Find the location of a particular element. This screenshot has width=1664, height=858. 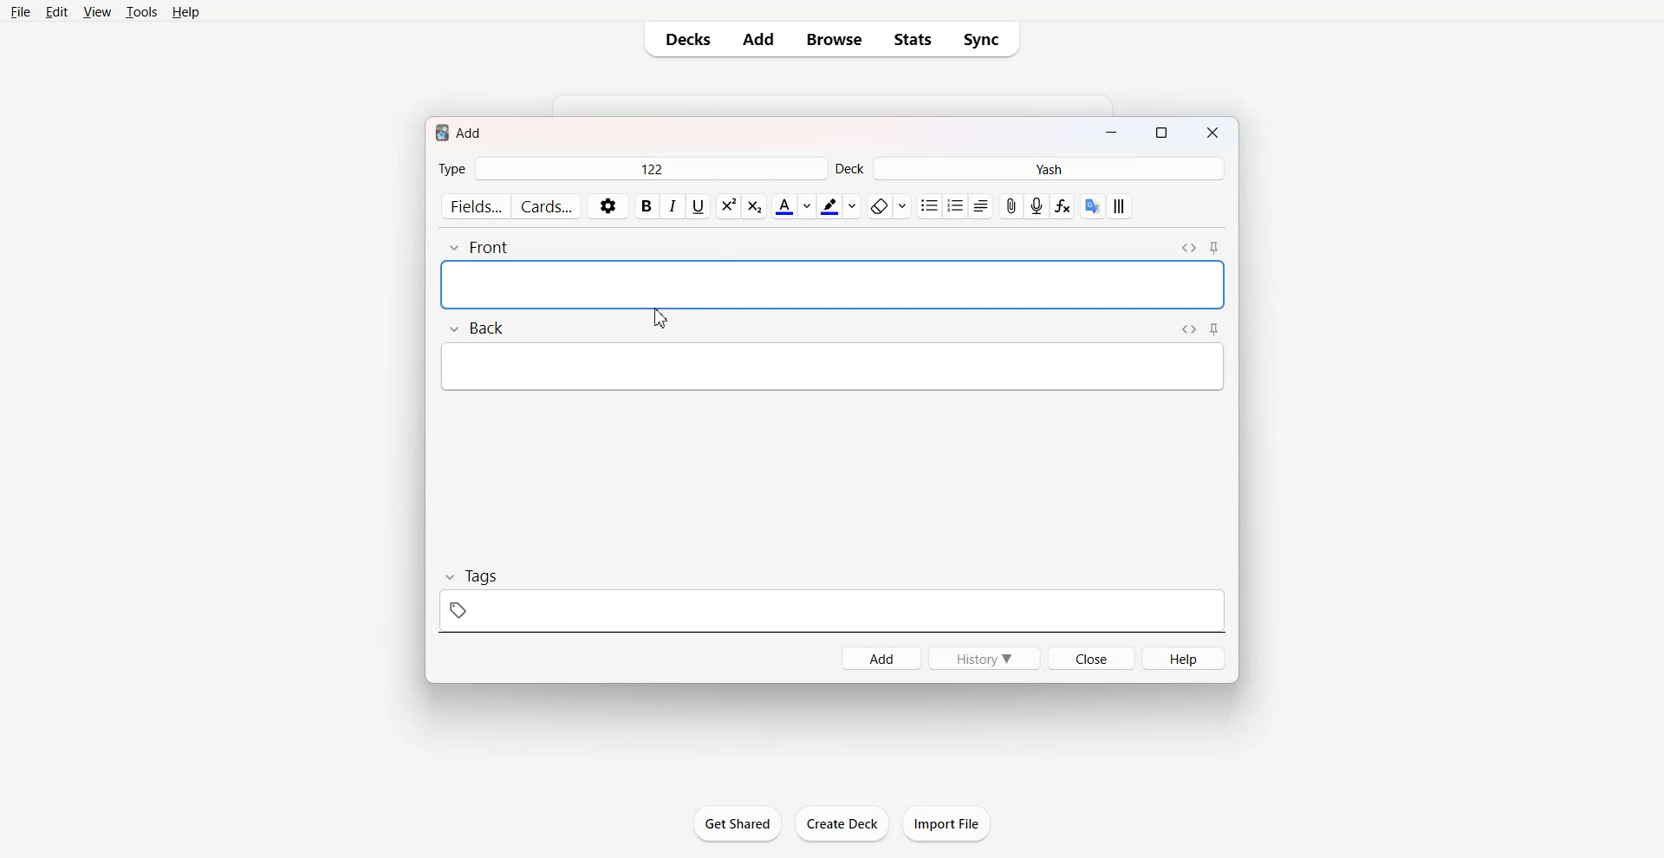

Bold is located at coordinates (647, 206).